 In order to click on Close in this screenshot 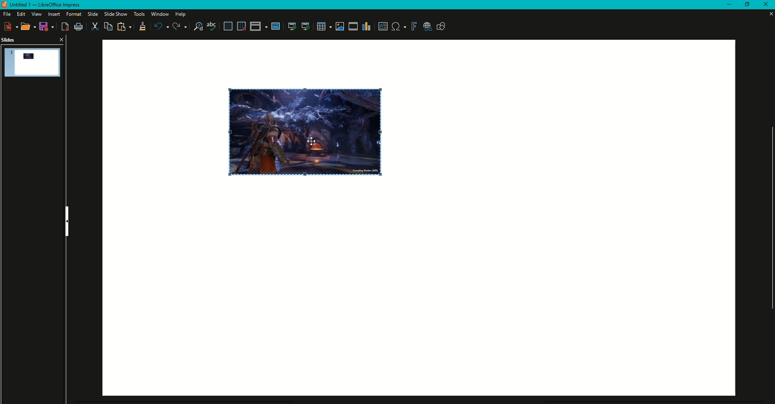, I will do `click(765, 5)`.